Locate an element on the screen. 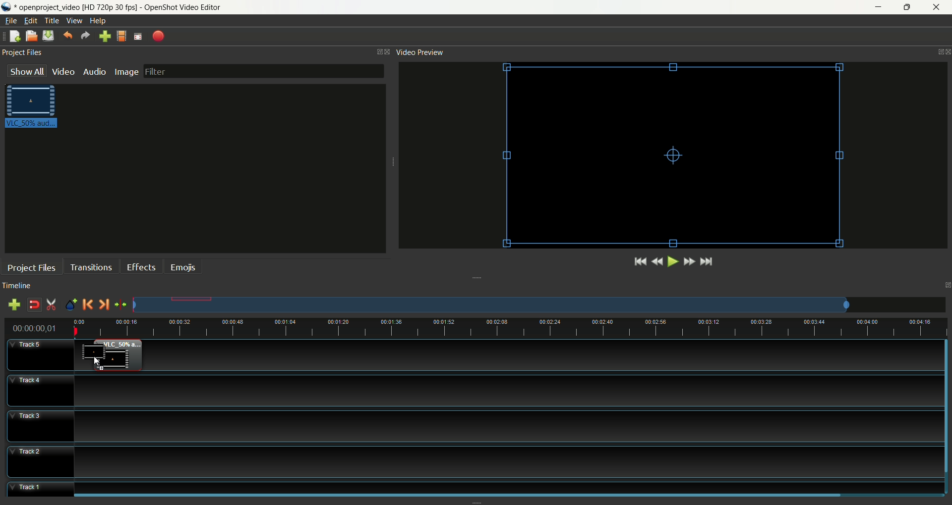  import files is located at coordinates (105, 36).